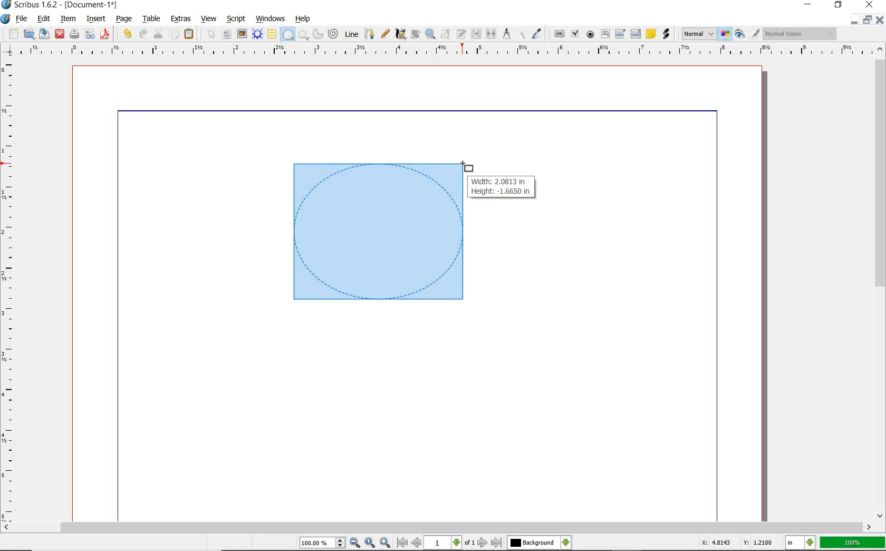 The width and height of the screenshot is (886, 551). Describe the element at coordinates (352, 34) in the screenshot. I see `LINE` at that location.